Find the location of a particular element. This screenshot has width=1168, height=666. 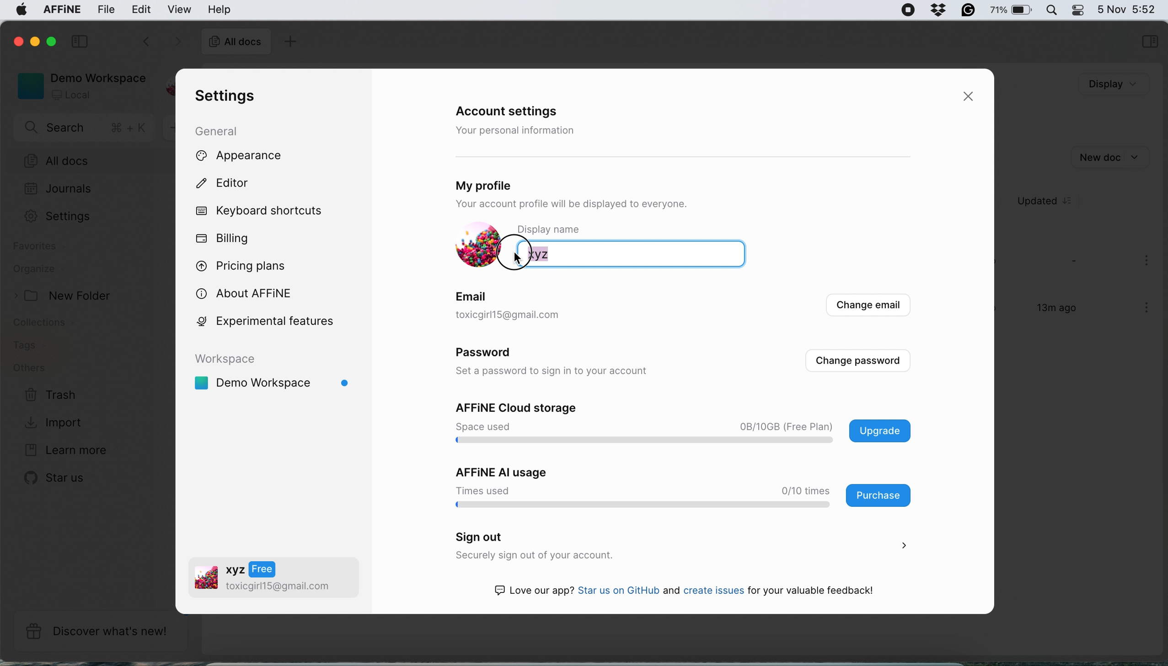

system logo is located at coordinates (17, 11).